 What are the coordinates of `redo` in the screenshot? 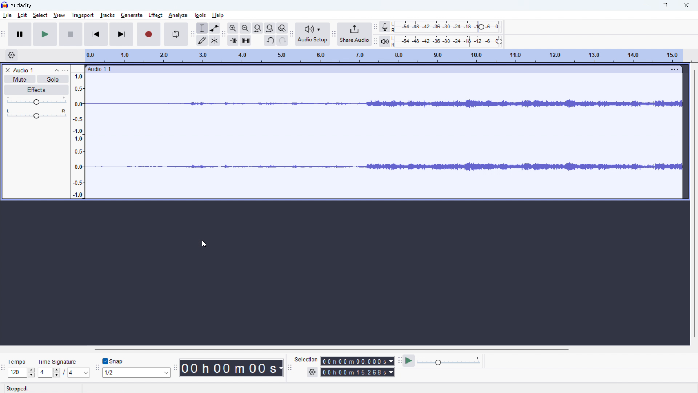 It's located at (282, 40).